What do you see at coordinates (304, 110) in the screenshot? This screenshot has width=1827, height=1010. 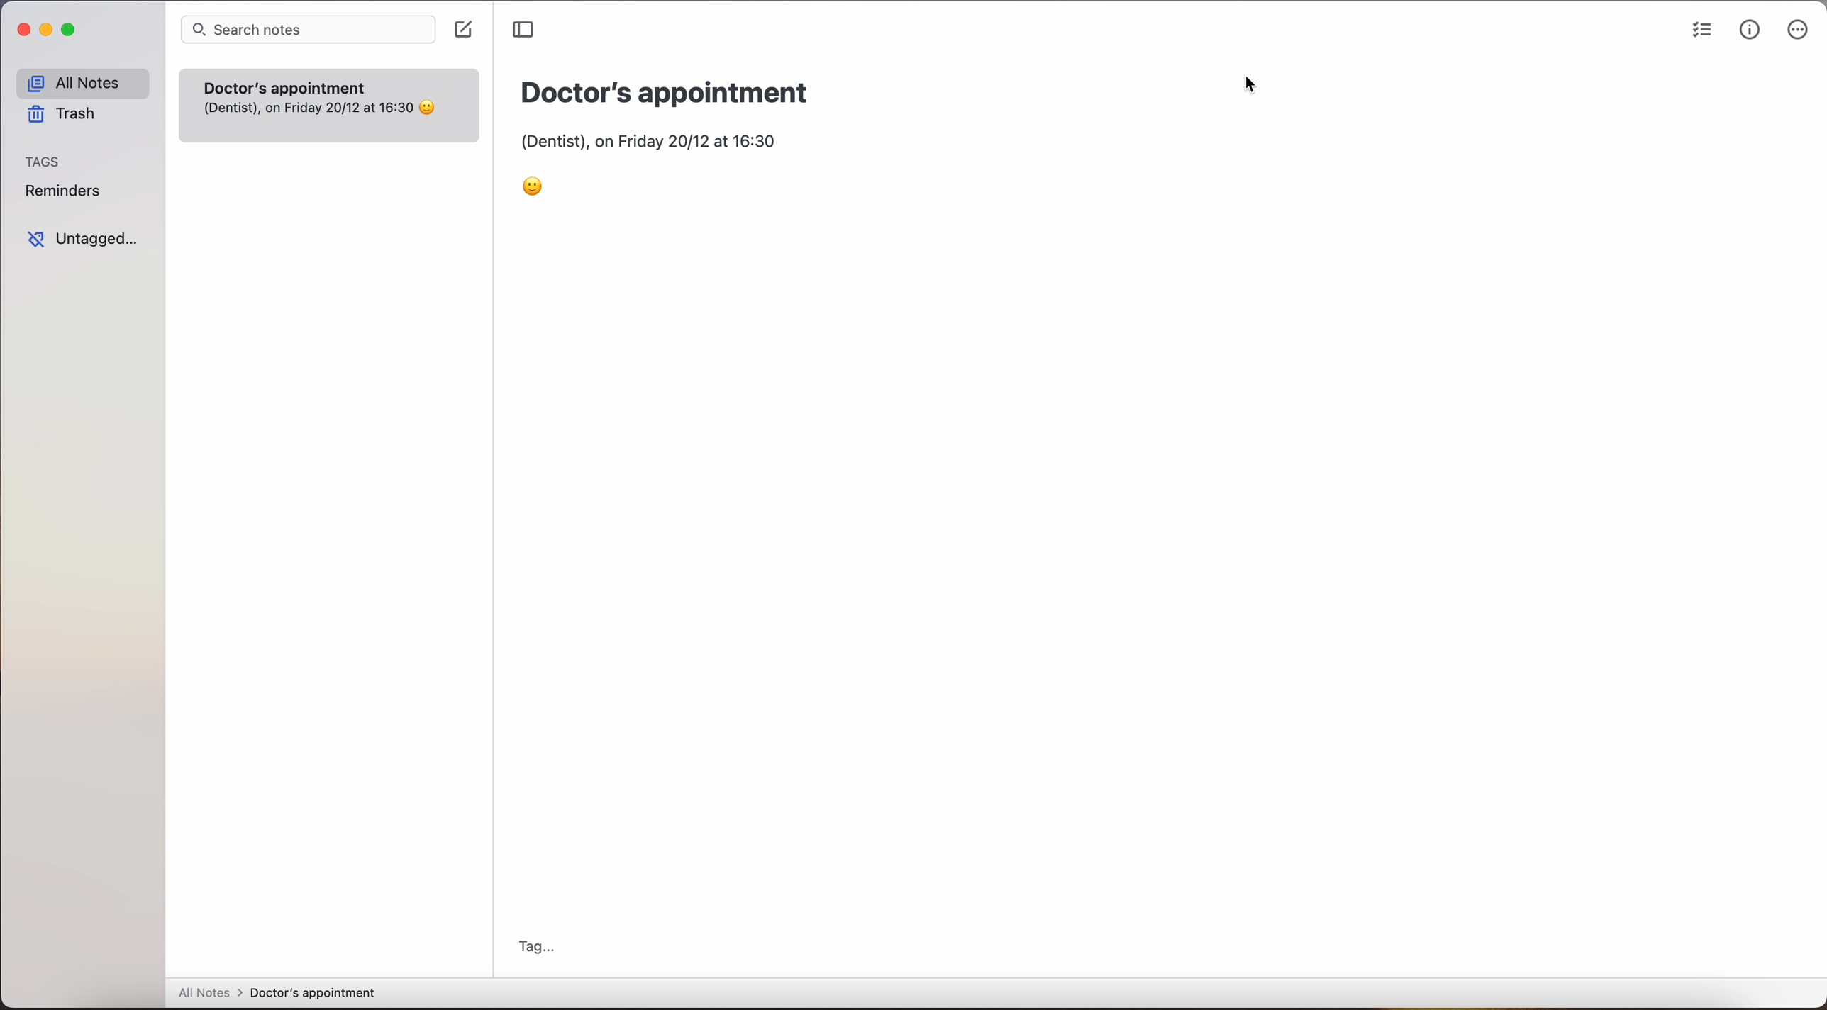 I see `(Dentist), on Friday 20/12 at 16:30` at bounding box center [304, 110].